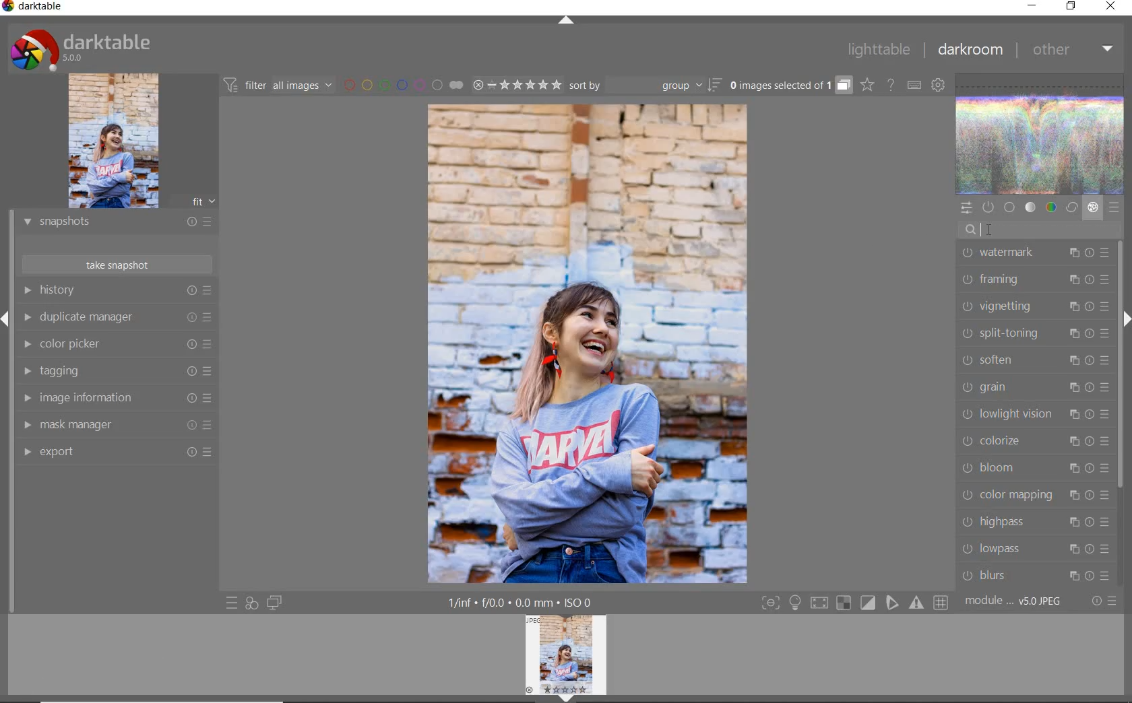 The width and height of the screenshot is (1132, 703). Describe the element at coordinates (646, 87) in the screenshot. I see `sort` at that location.